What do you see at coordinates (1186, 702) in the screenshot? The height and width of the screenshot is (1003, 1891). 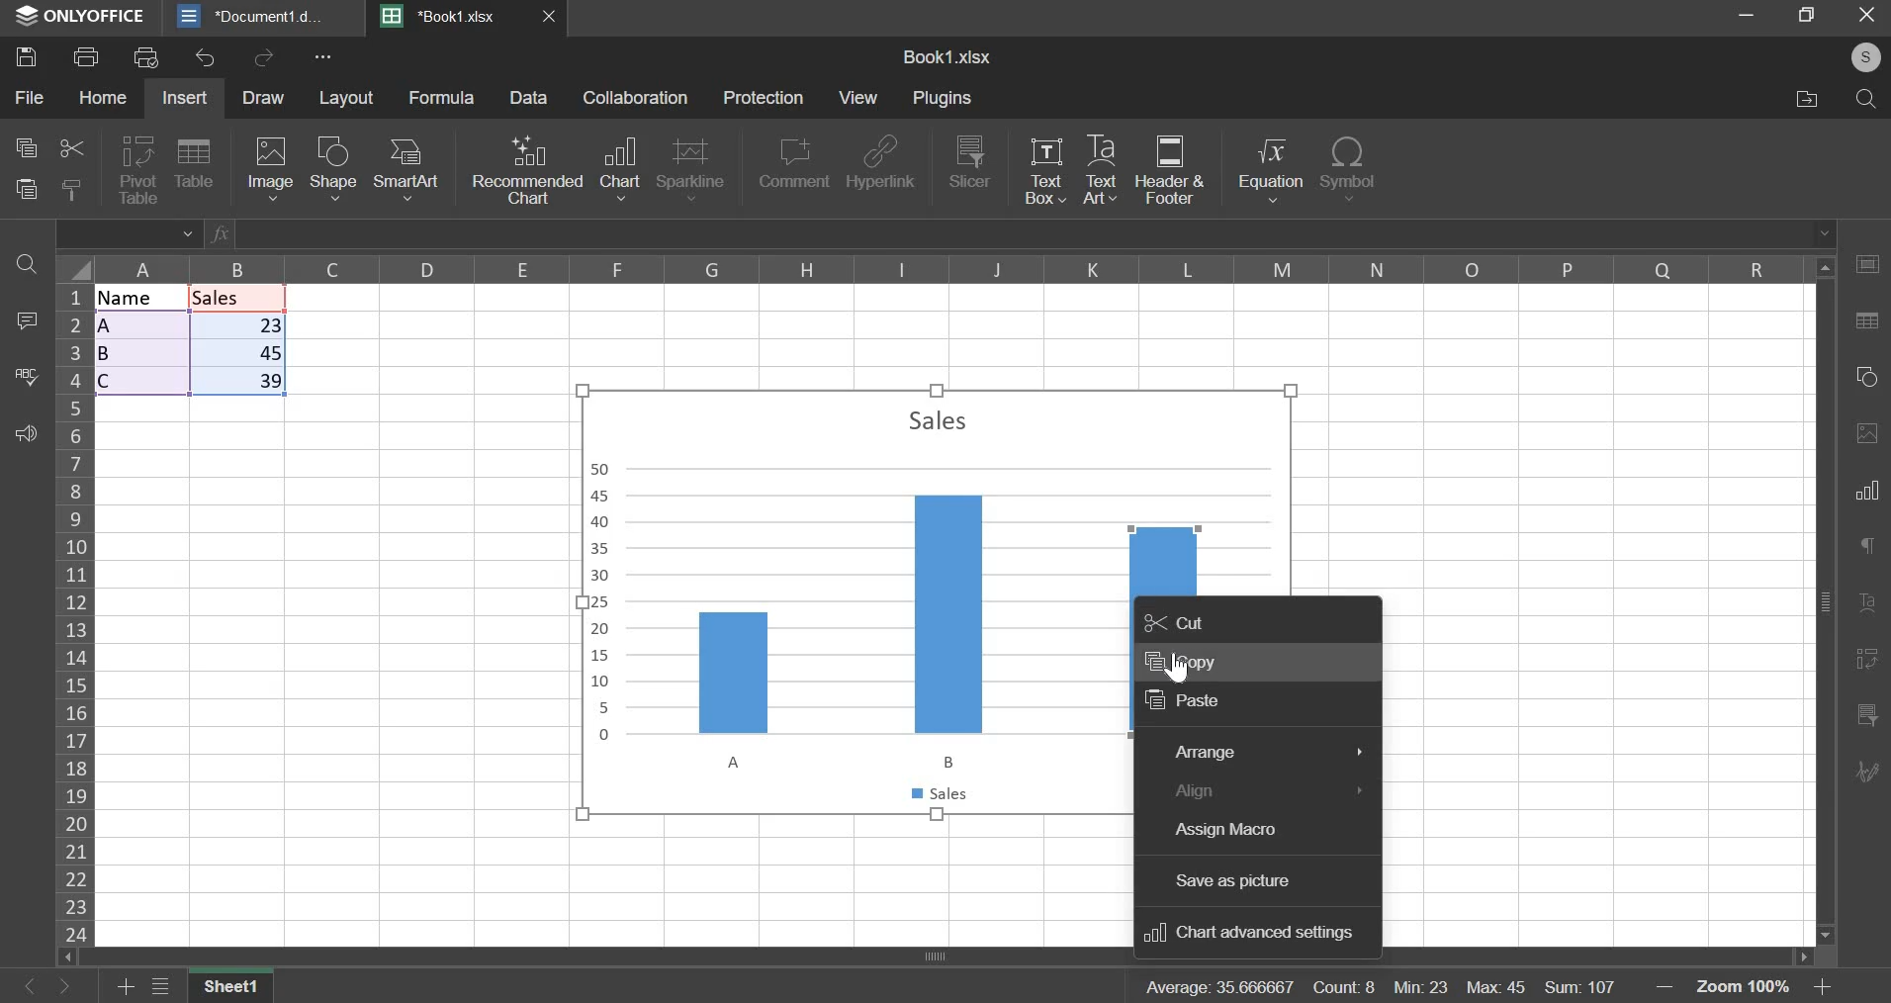 I see `paste` at bounding box center [1186, 702].